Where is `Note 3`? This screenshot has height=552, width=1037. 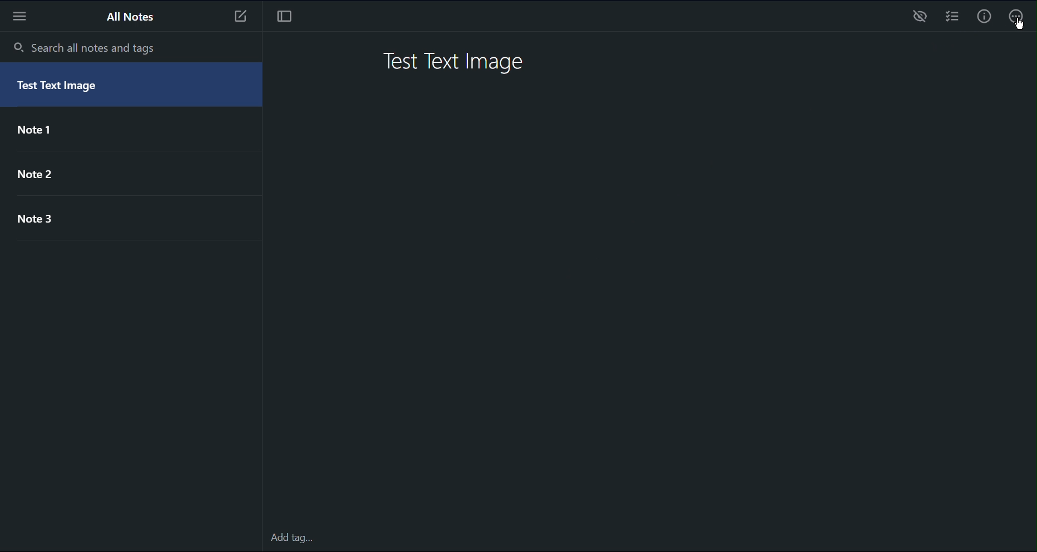
Note 3 is located at coordinates (39, 220).